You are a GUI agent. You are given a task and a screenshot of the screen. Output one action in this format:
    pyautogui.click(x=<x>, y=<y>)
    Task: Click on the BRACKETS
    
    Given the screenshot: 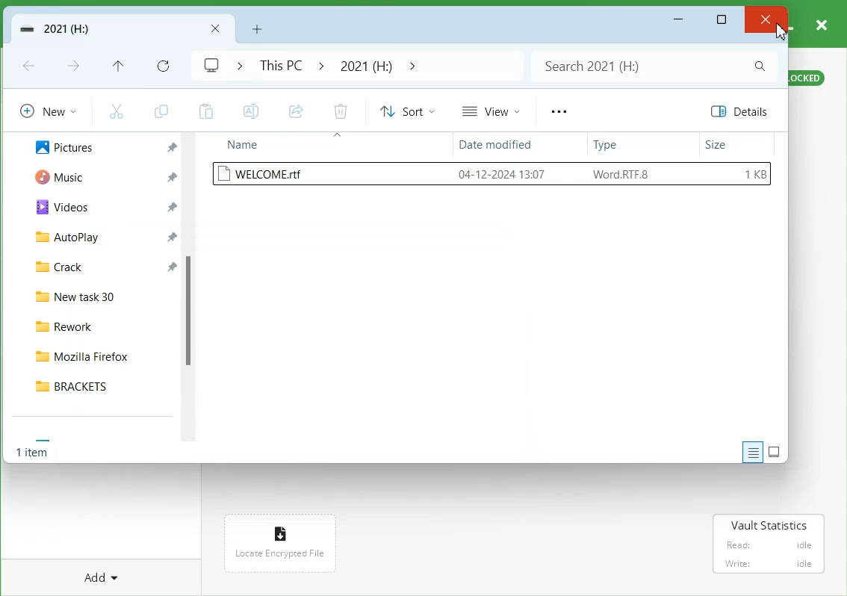 What is the action you would take?
    pyautogui.click(x=101, y=385)
    